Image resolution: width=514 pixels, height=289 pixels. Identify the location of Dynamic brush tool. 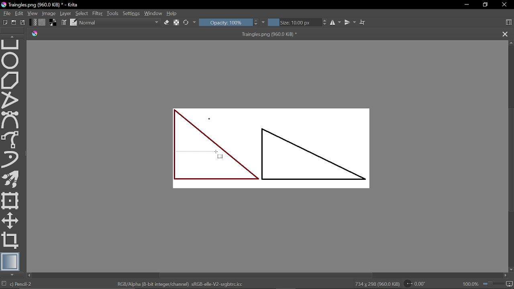
(10, 159).